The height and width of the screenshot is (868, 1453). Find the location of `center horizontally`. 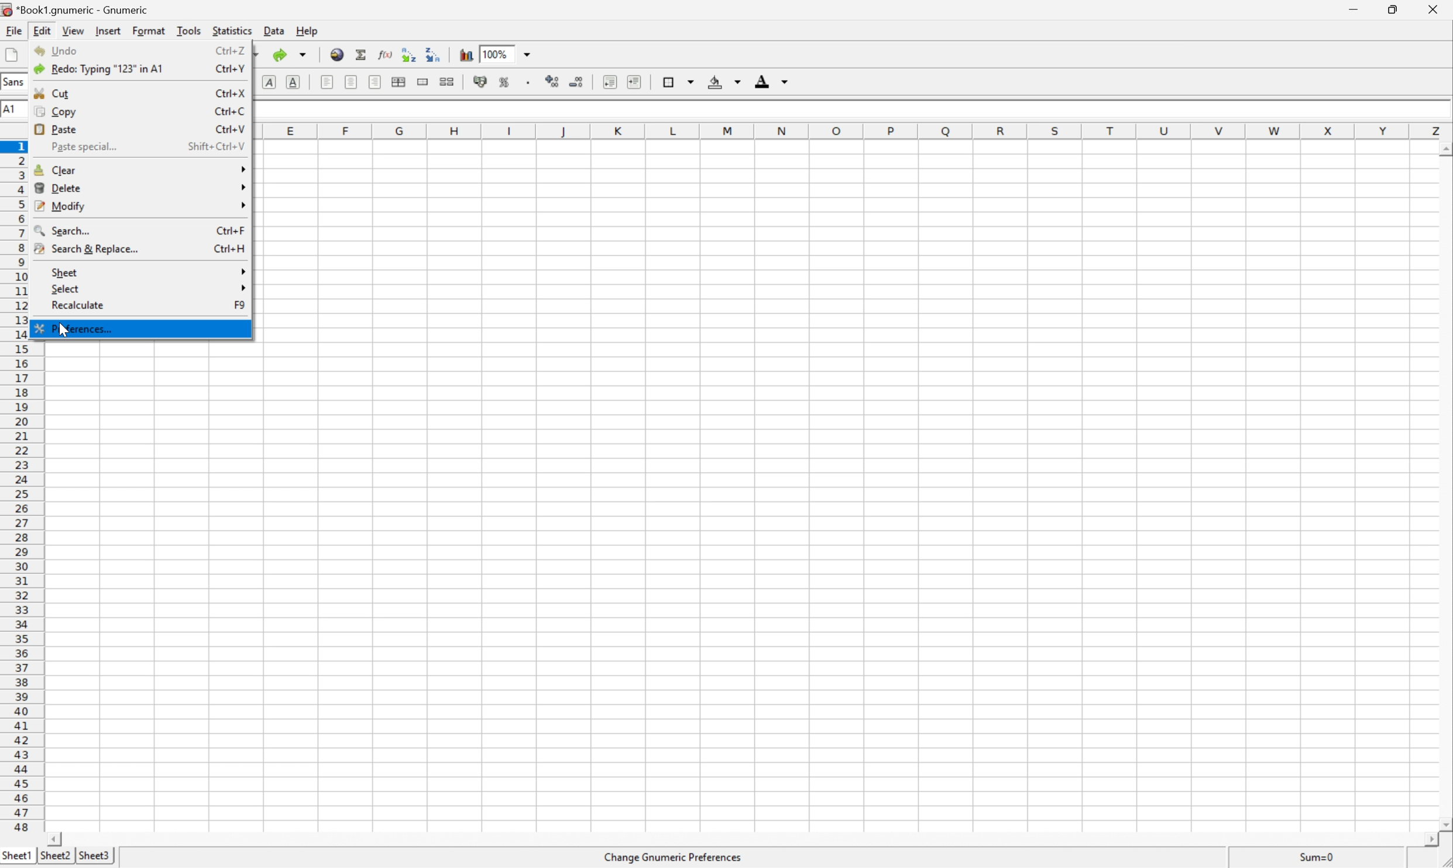

center horizontally is located at coordinates (352, 81).